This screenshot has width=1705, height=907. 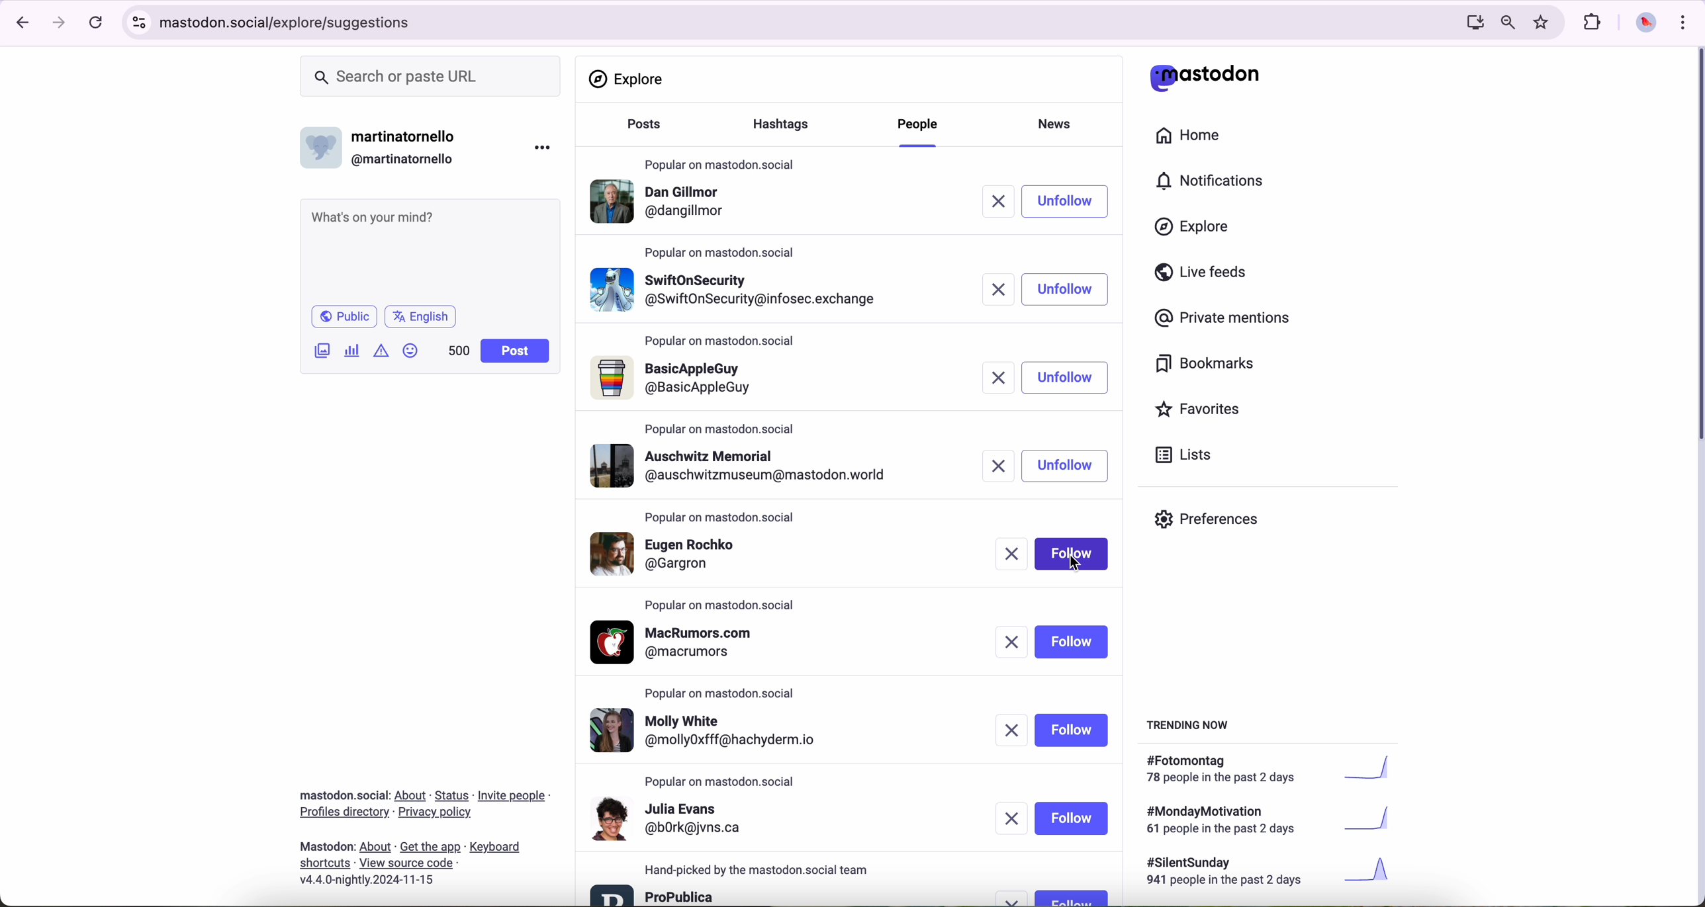 I want to click on popular on mastodon.social, so click(x=722, y=782).